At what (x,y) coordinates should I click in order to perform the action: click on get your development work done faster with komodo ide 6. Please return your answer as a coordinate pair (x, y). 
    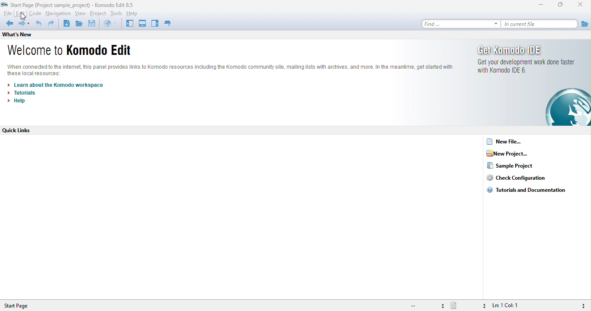
    Looking at the image, I should click on (528, 68).